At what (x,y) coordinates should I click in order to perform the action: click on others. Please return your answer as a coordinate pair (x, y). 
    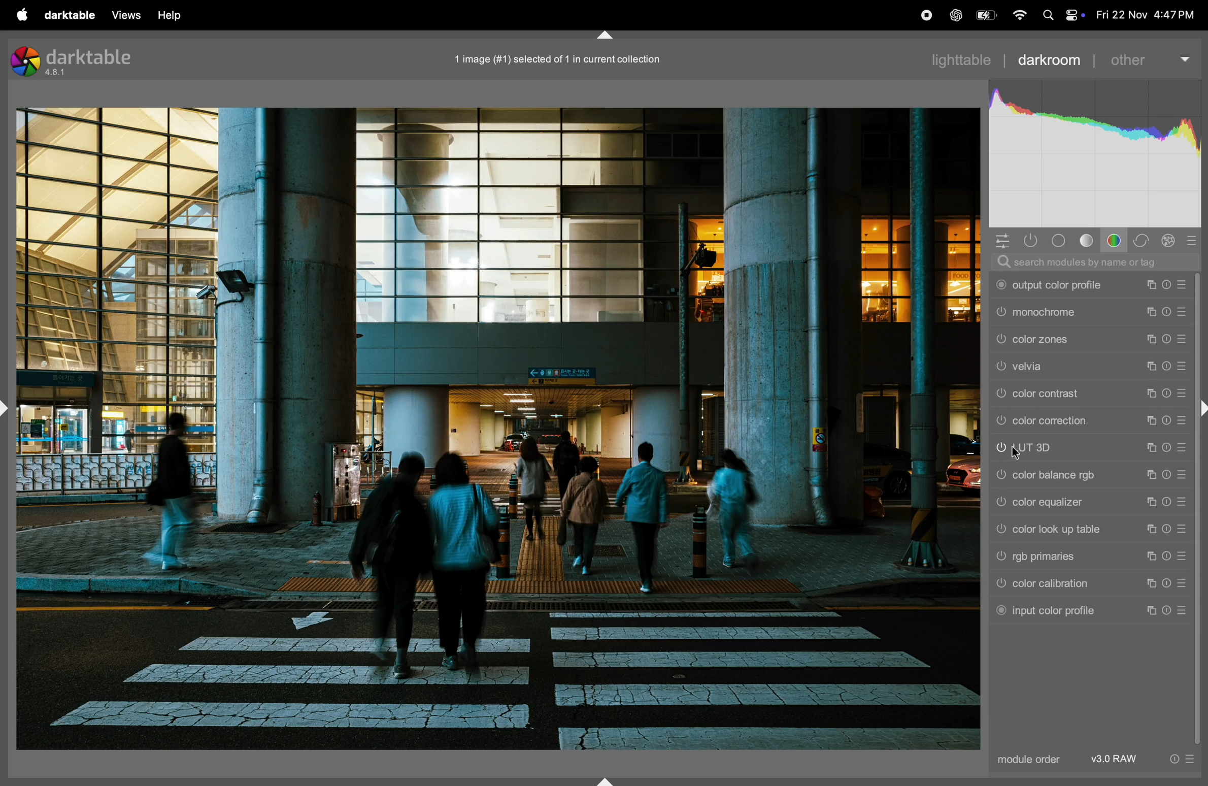
    Looking at the image, I should click on (1152, 58).